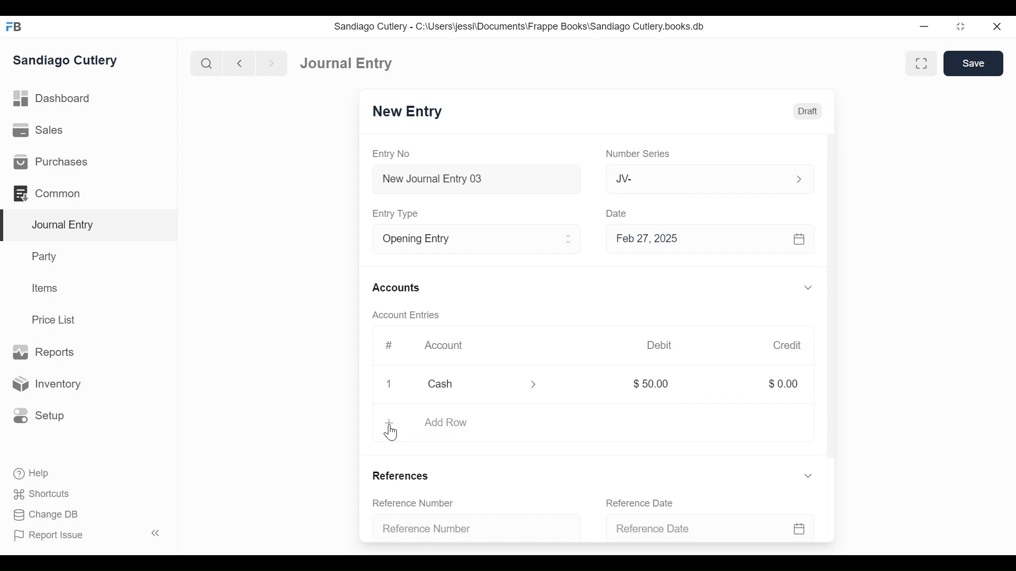  Describe the element at coordinates (960, 26) in the screenshot. I see `Restore` at that location.